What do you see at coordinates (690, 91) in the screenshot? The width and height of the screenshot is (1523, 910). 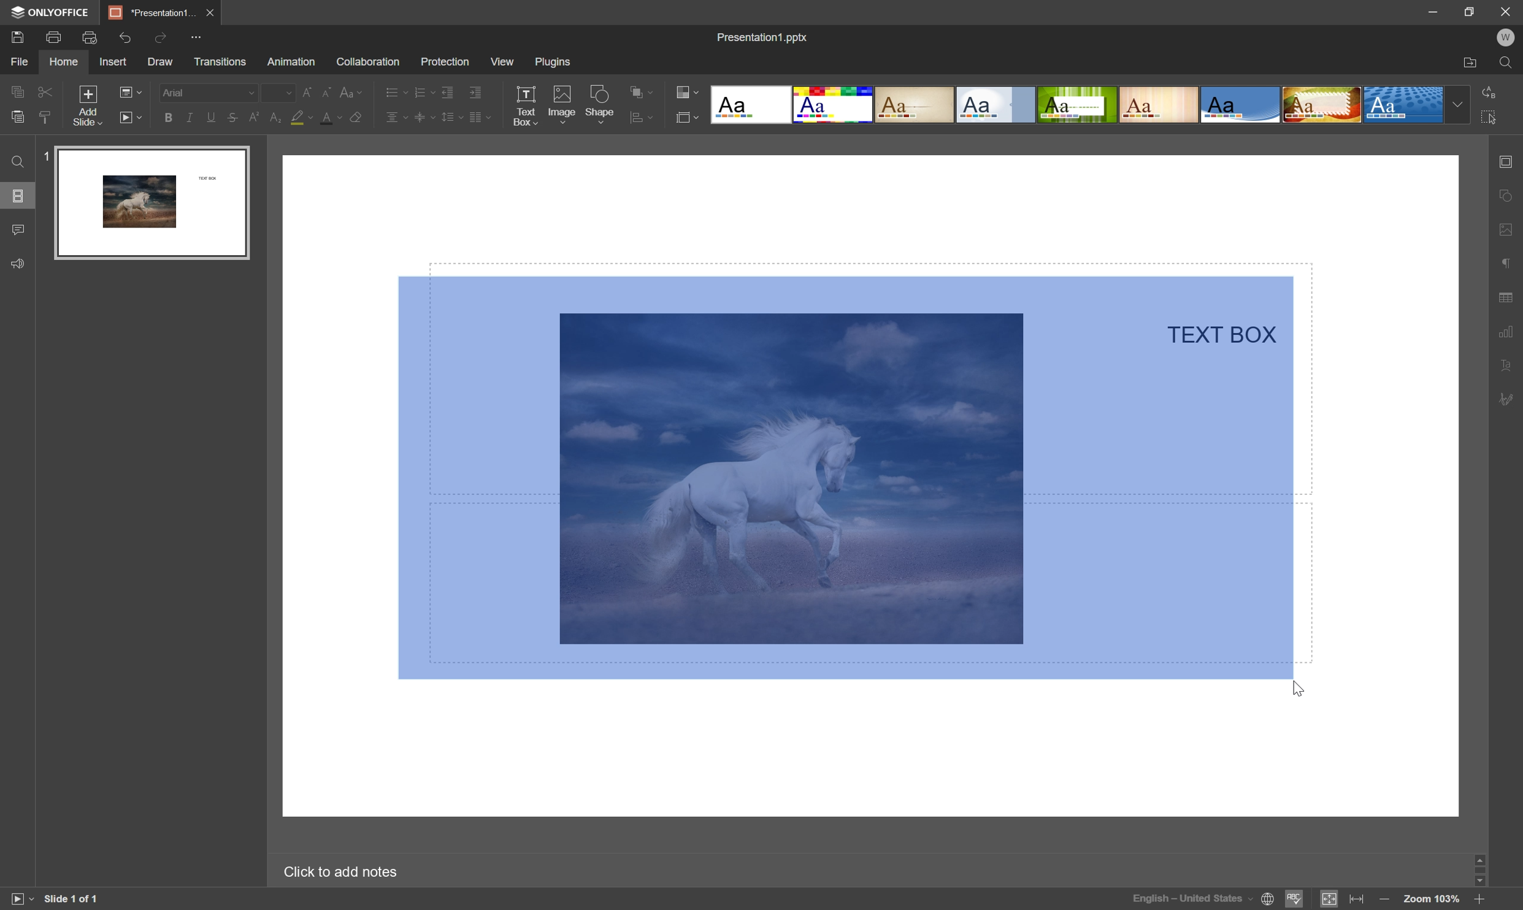 I see `change color theme` at bounding box center [690, 91].